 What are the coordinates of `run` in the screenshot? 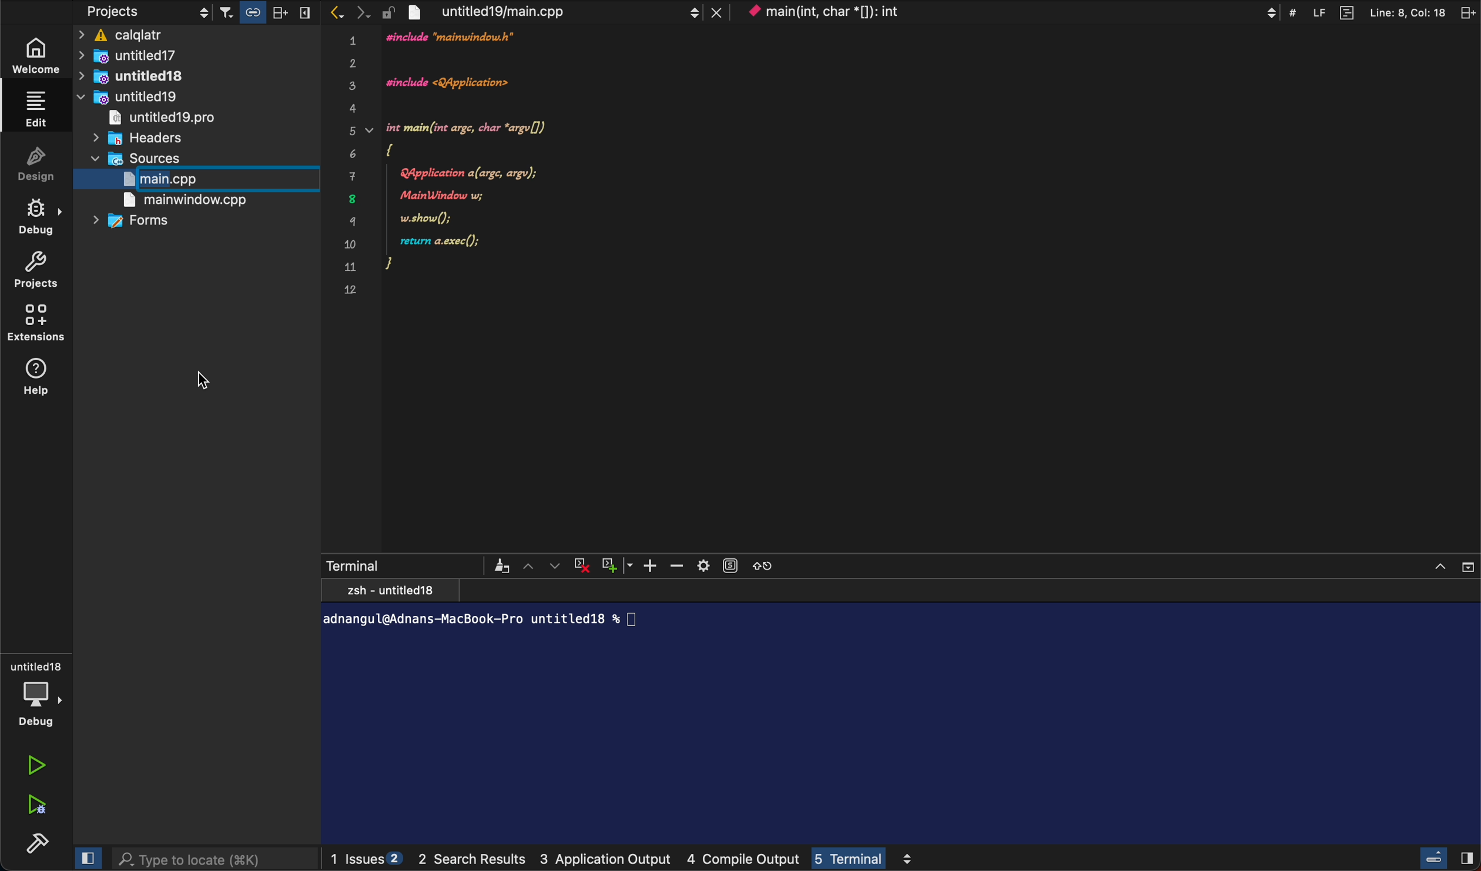 It's located at (38, 766).